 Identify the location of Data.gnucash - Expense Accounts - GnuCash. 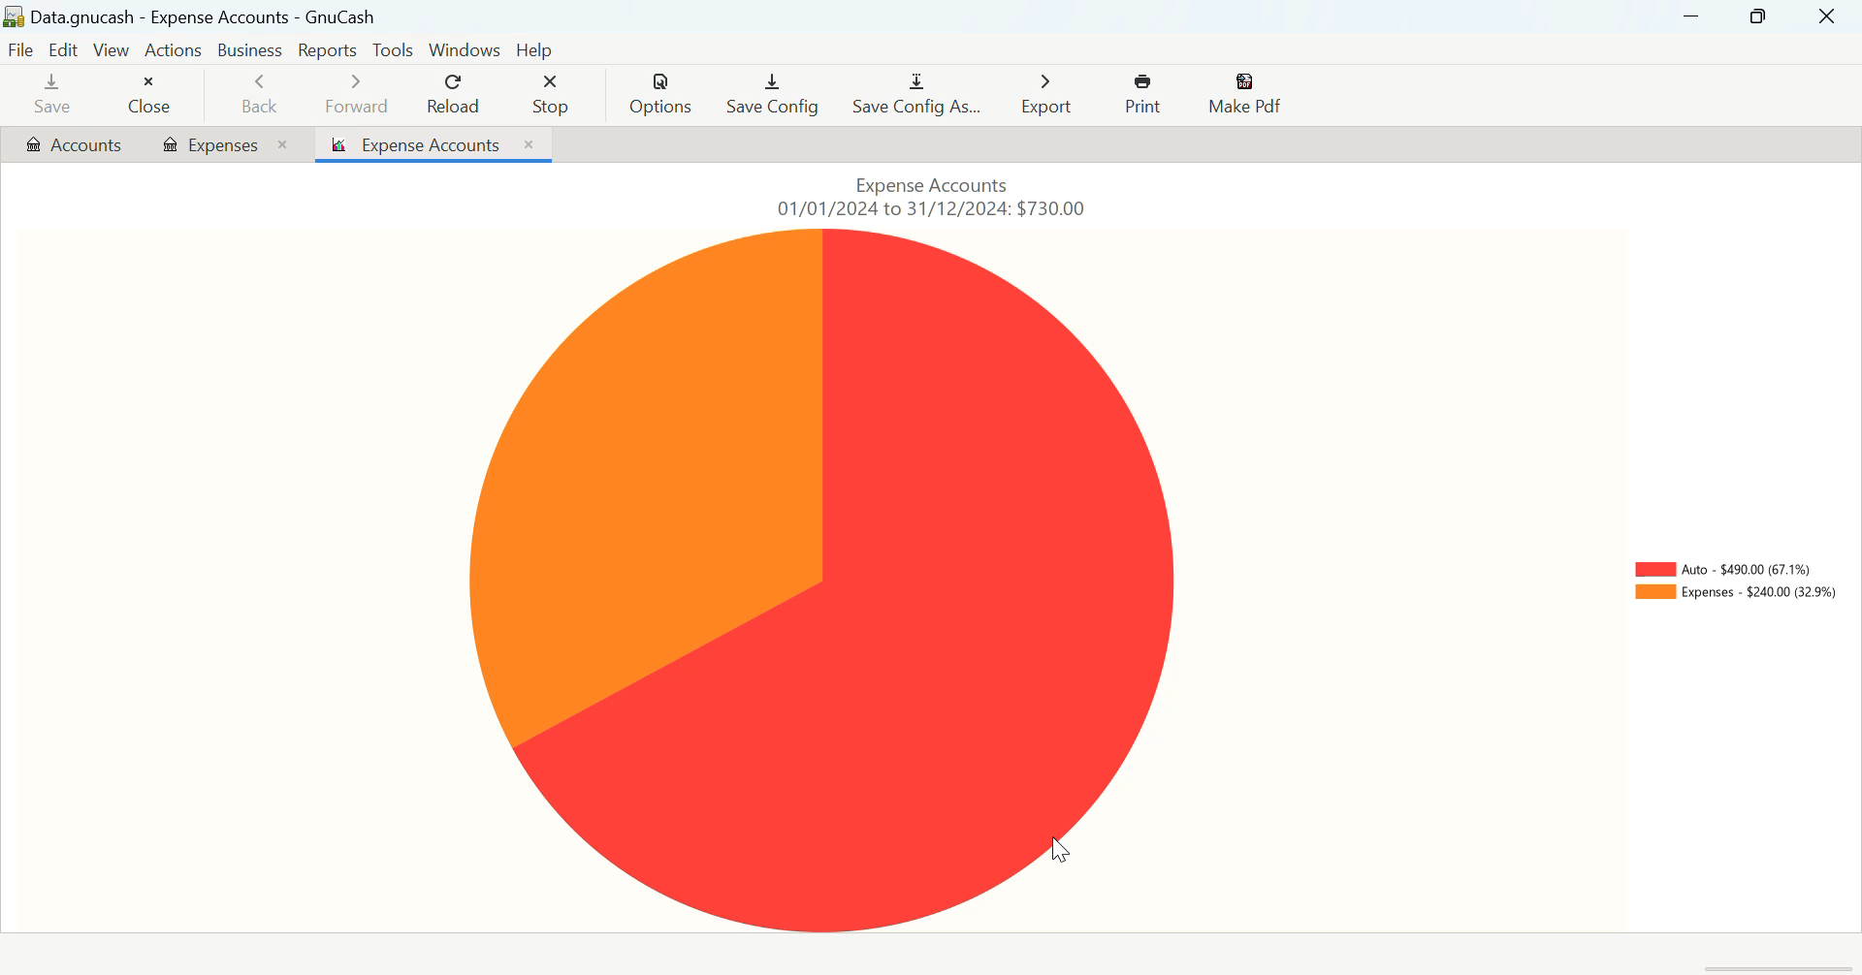
(198, 16).